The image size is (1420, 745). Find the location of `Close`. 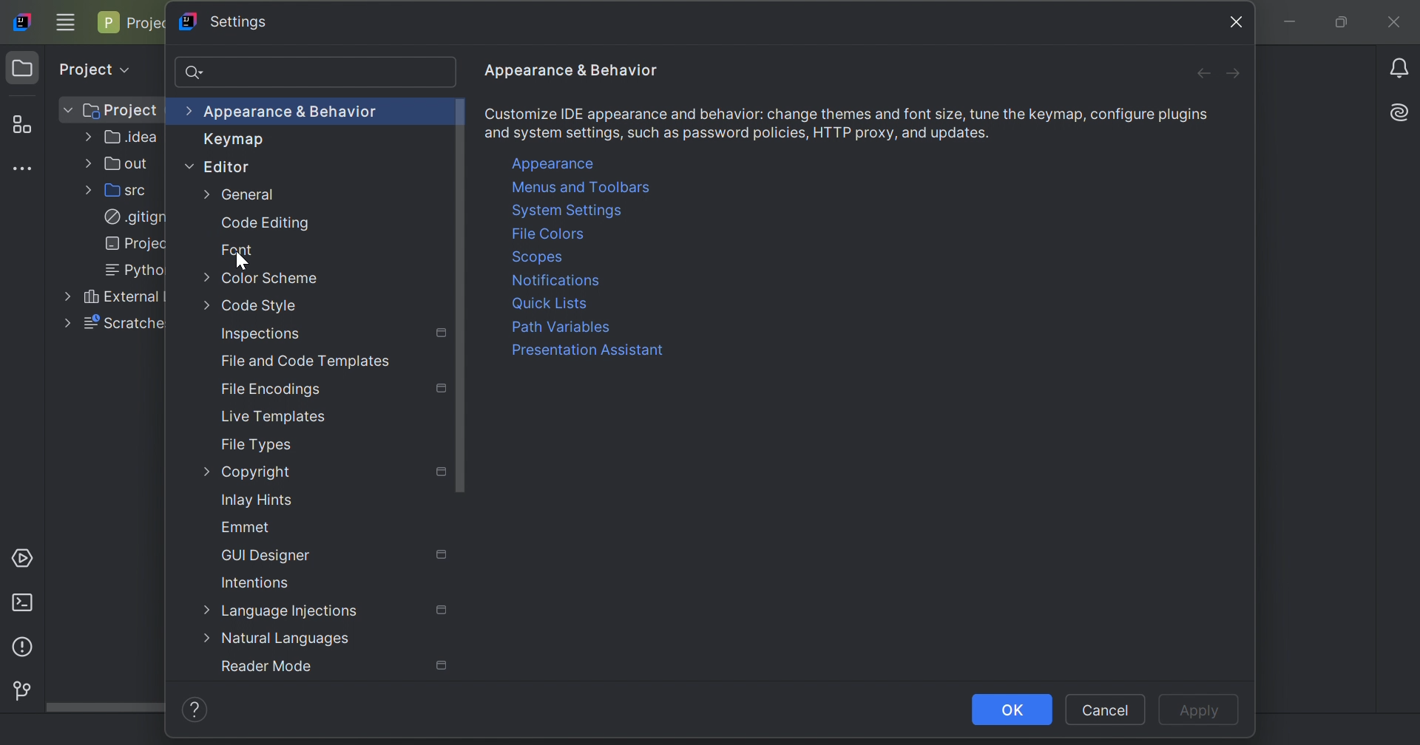

Close is located at coordinates (1397, 24).